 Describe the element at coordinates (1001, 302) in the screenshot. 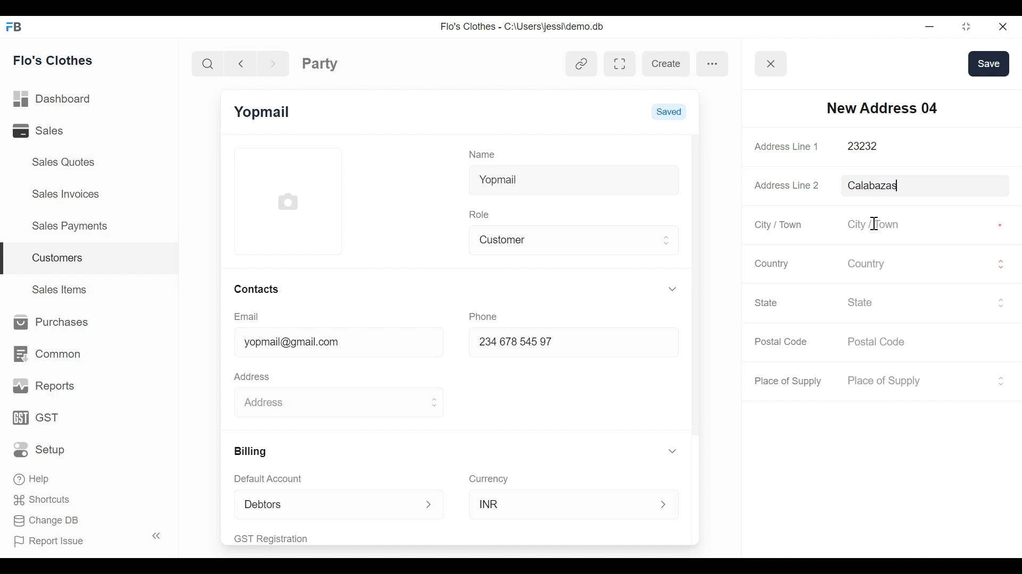

I see `Expand` at that location.